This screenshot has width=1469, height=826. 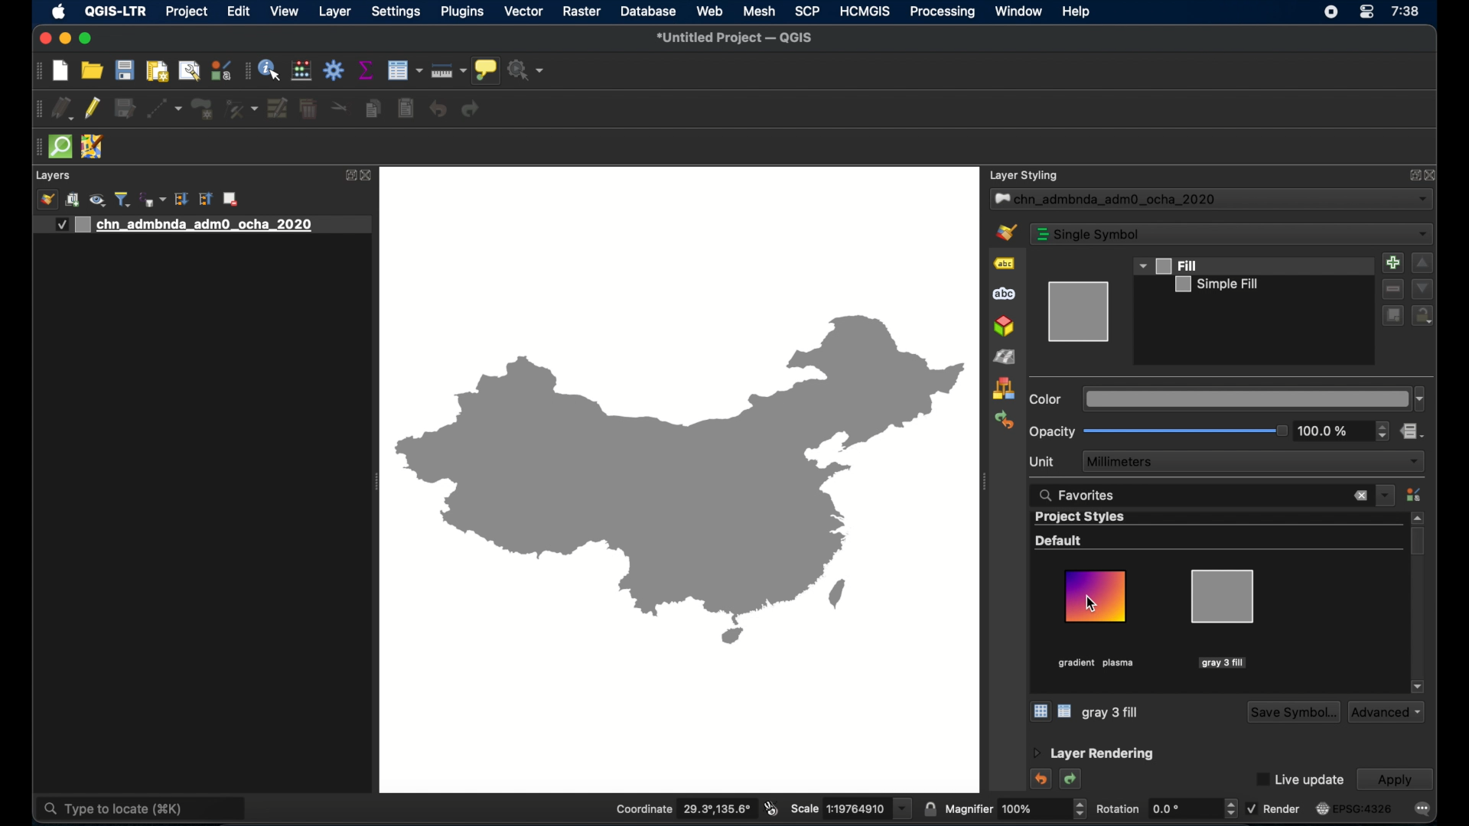 I want to click on time, so click(x=1406, y=11).